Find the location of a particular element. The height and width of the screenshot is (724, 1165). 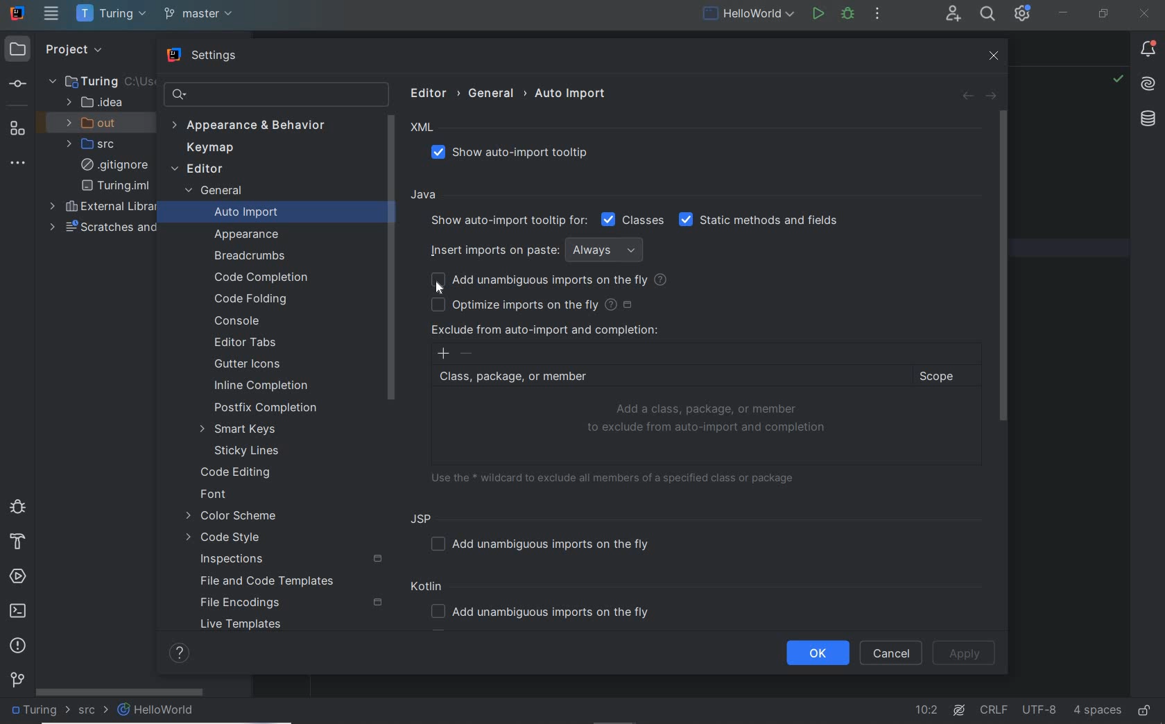

OK is located at coordinates (818, 653).